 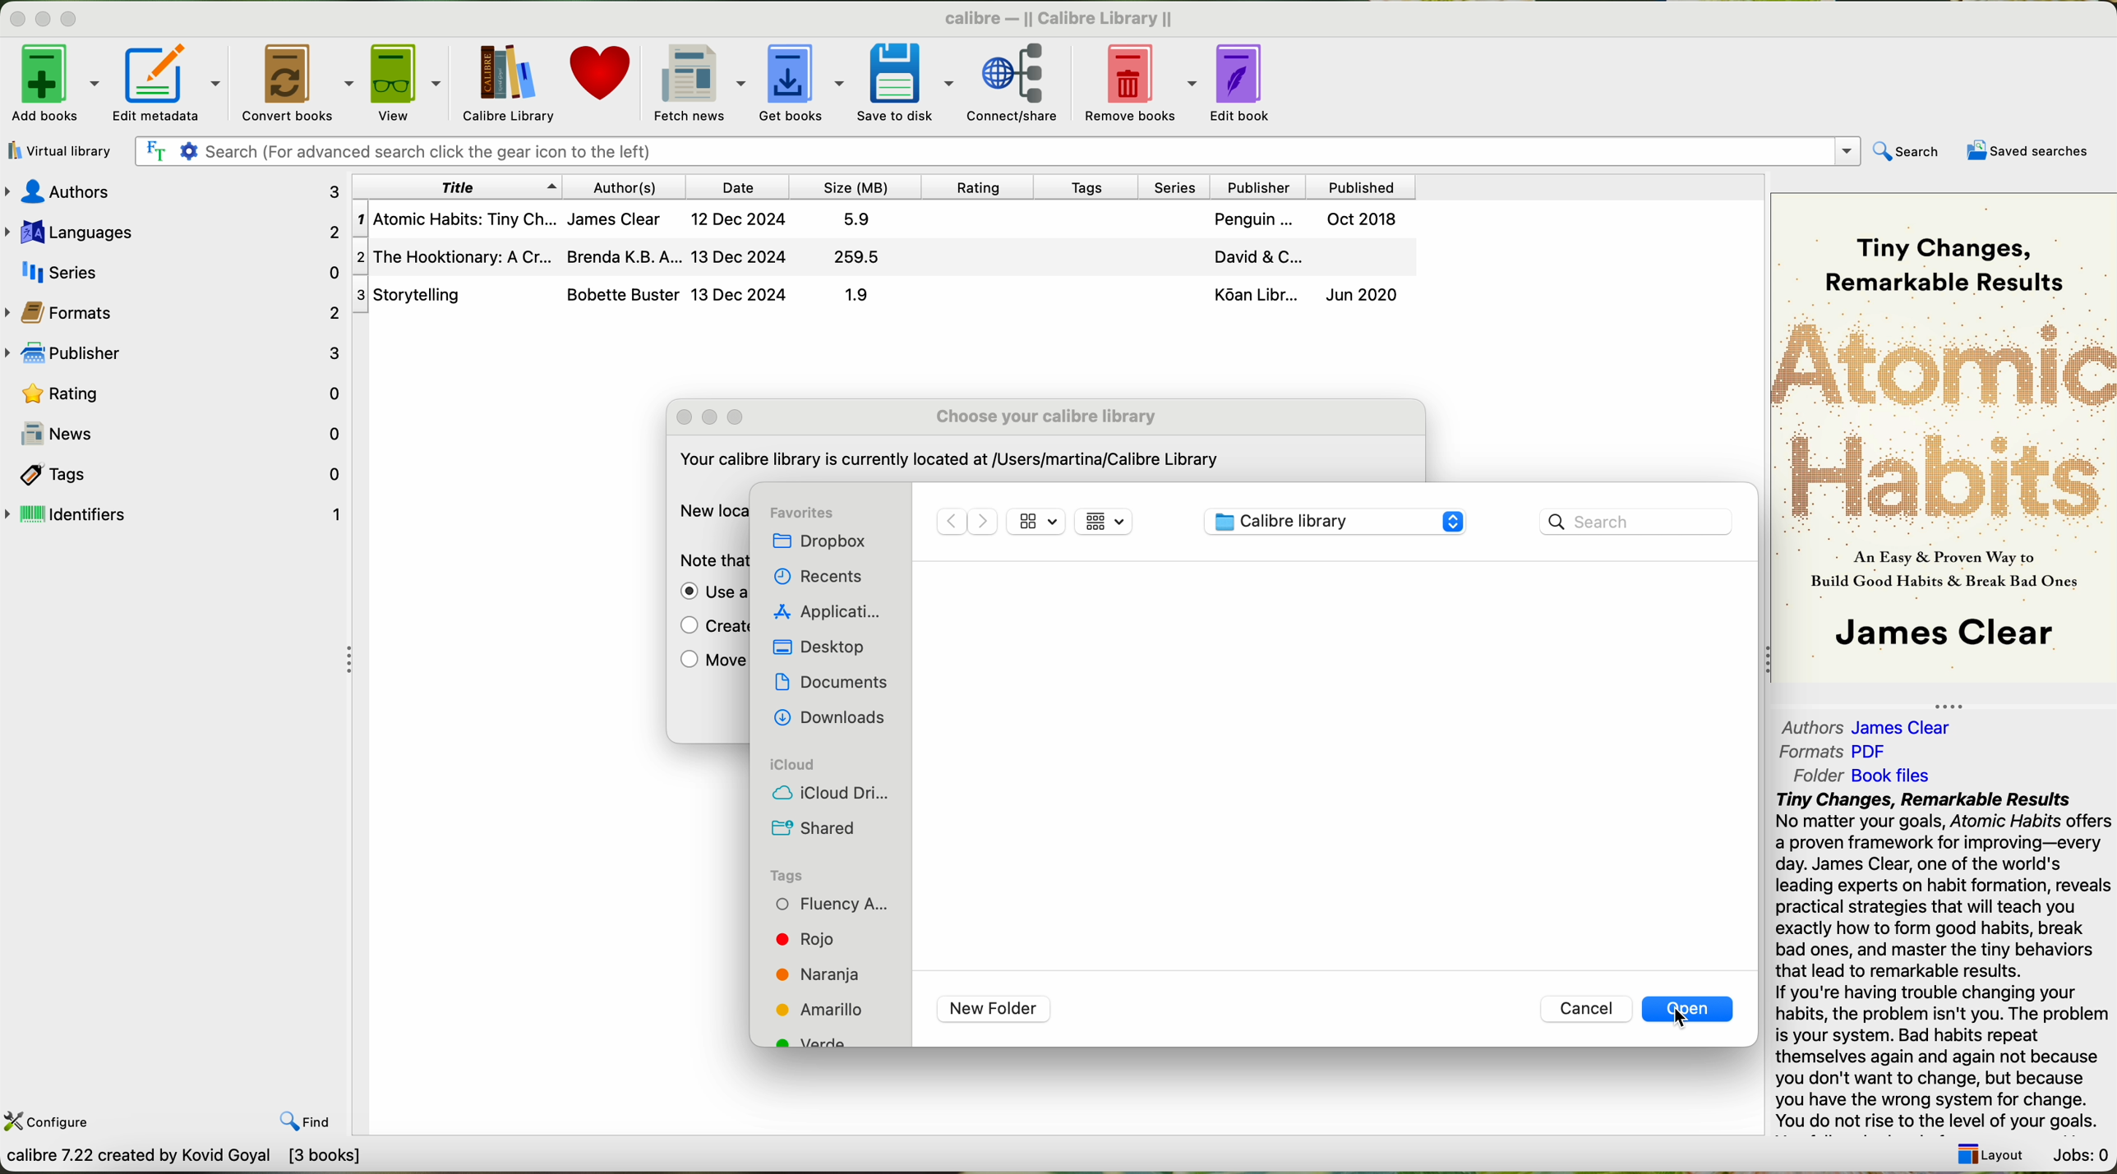 What do you see at coordinates (1037, 521) in the screenshot?
I see `size of icons` at bounding box center [1037, 521].